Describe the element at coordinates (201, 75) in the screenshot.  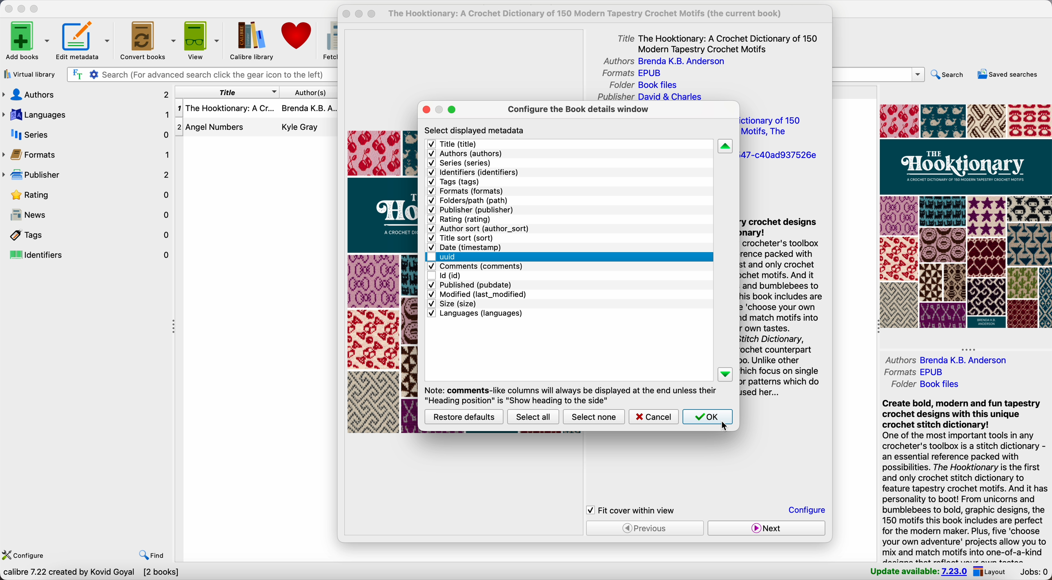
I see `search bar` at that location.